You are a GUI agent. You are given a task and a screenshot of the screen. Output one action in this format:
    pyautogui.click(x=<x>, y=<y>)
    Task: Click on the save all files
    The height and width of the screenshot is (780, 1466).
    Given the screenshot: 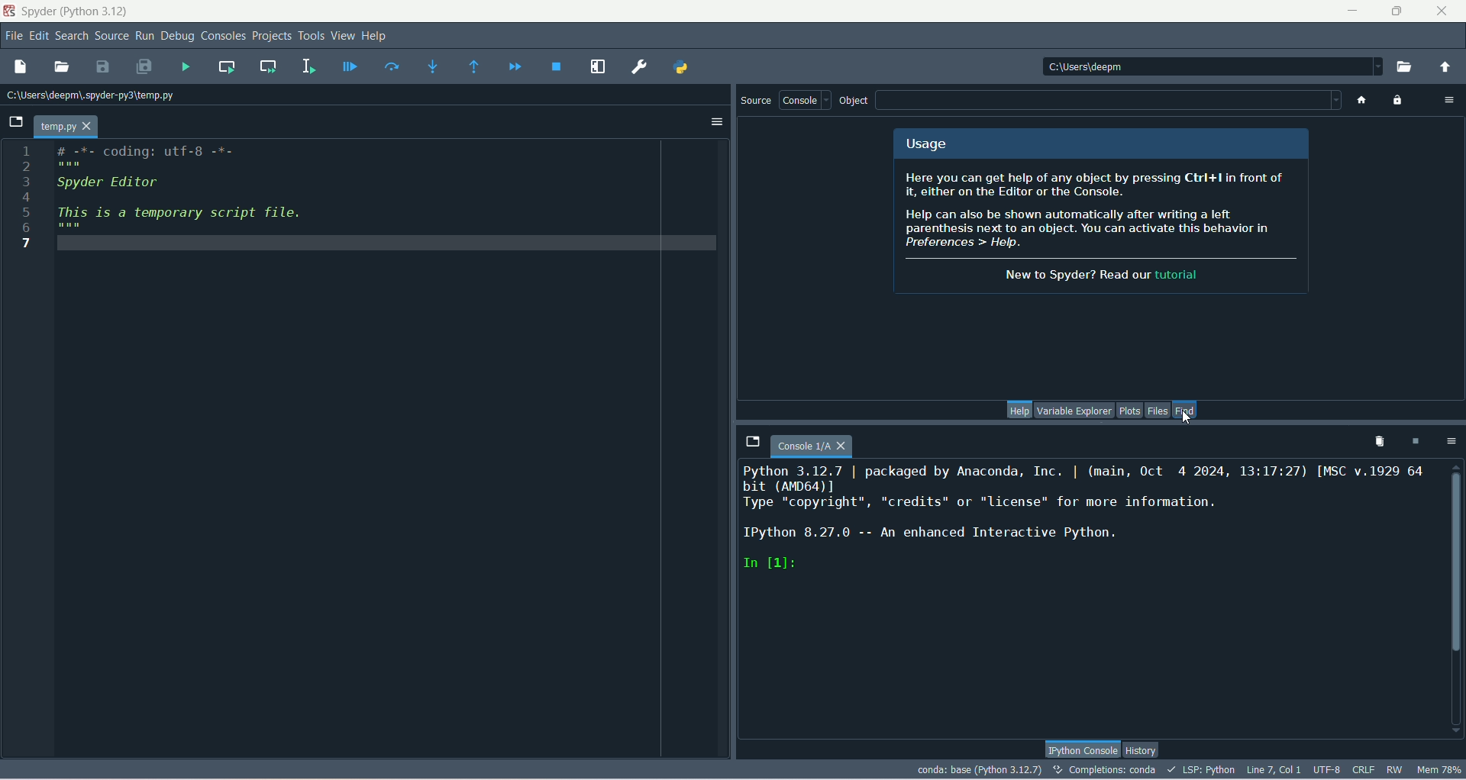 What is the action you would take?
    pyautogui.click(x=145, y=67)
    